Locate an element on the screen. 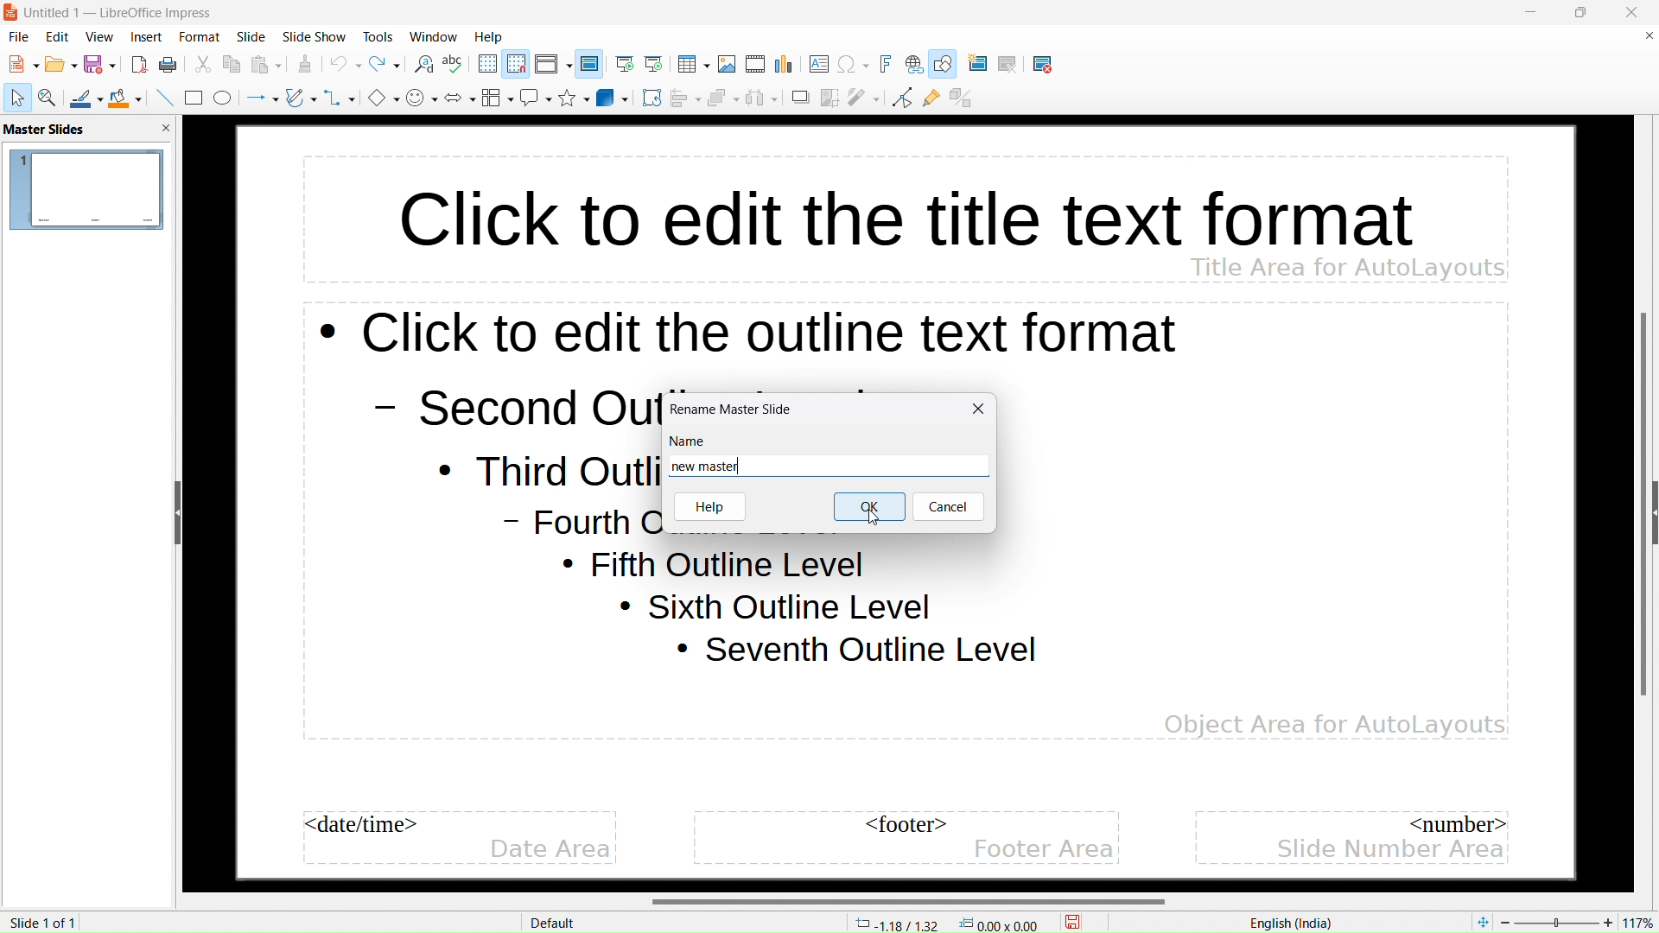 The width and height of the screenshot is (1659, 933). master slide is located at coordinates (590, 64).